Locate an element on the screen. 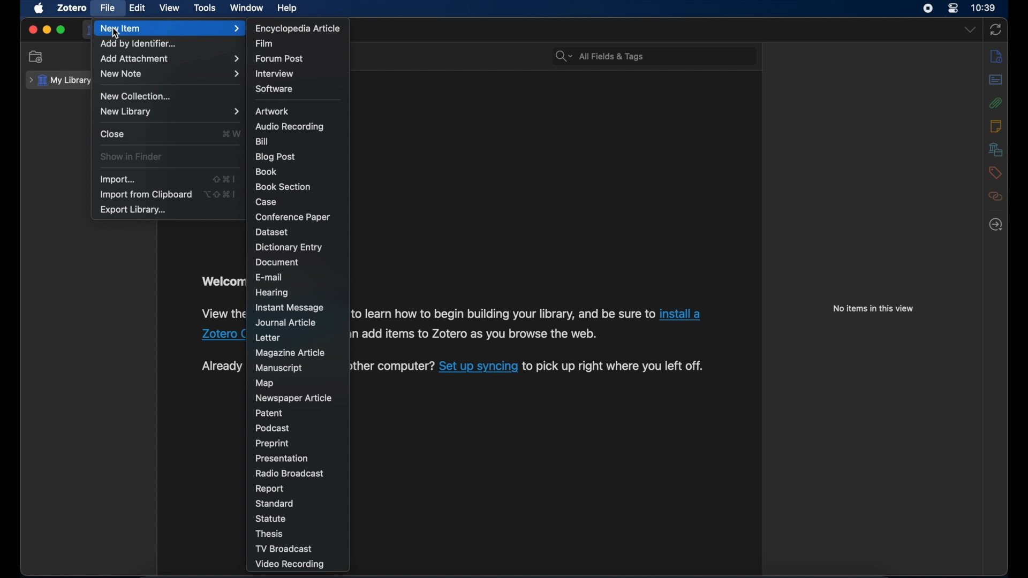 The image size is (1028, 578). presentation is located at coordinates (284, 458).